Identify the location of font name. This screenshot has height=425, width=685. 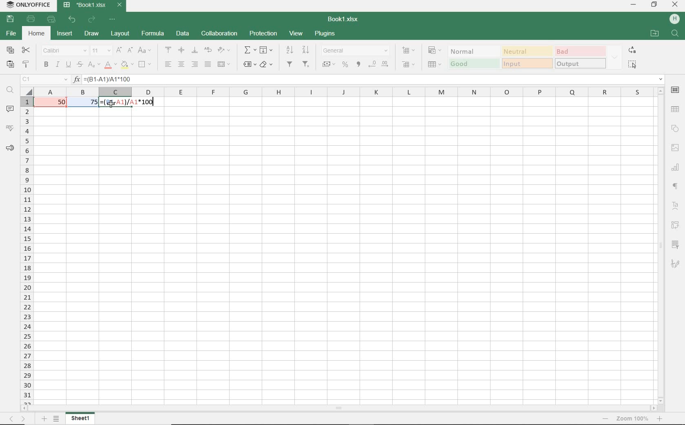
(65, 50).